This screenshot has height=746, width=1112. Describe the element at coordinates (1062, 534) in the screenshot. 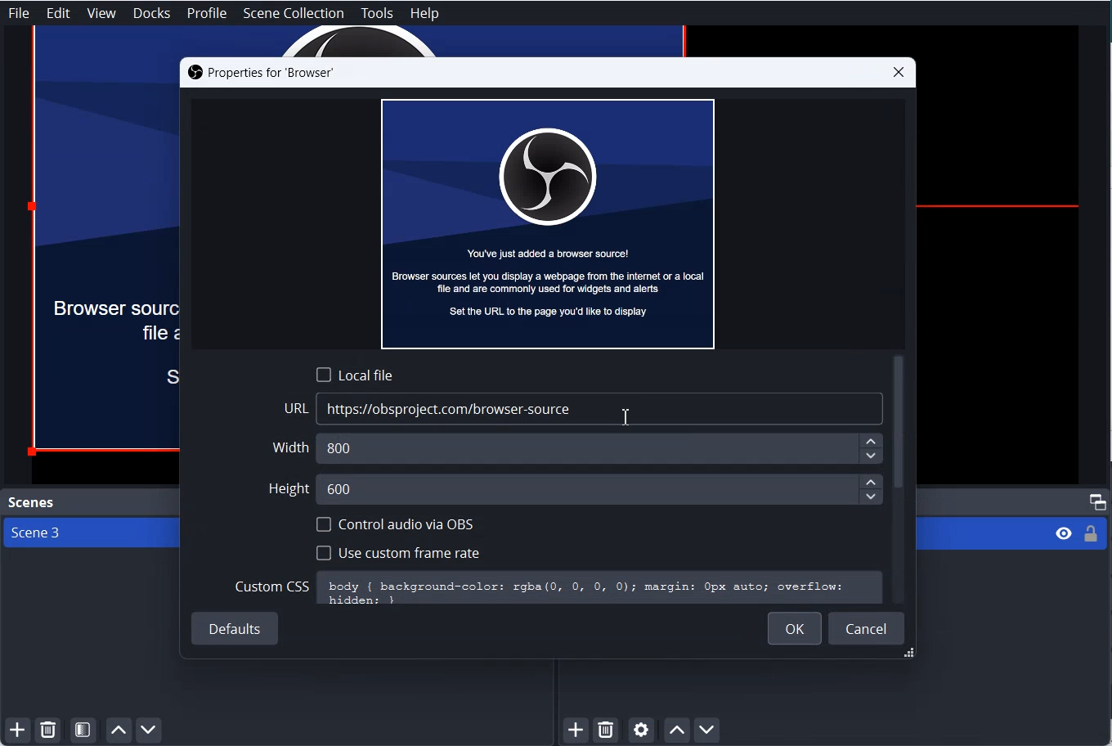

I see `Hide/Display` at that location.